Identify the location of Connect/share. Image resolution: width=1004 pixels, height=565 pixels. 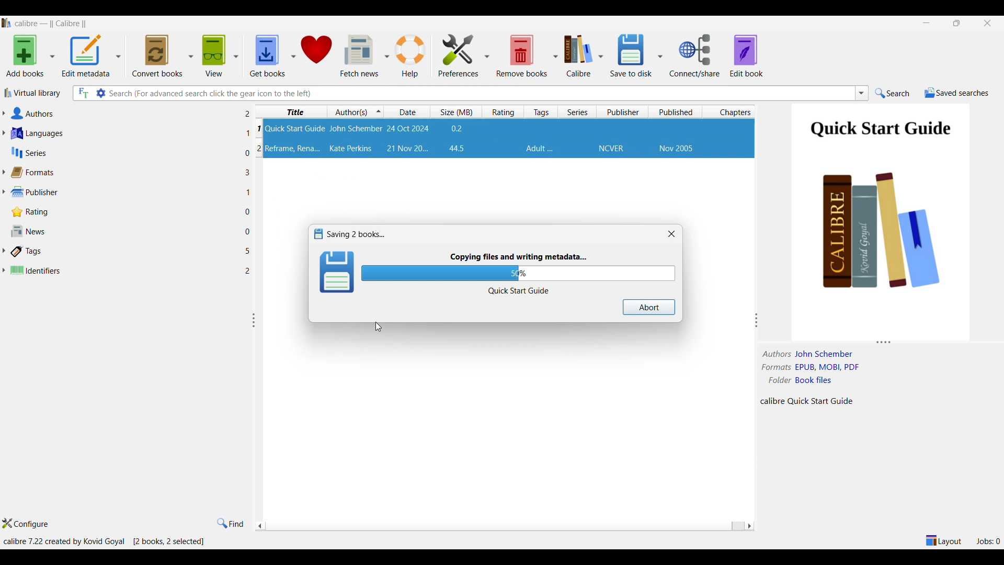
(695, 56).